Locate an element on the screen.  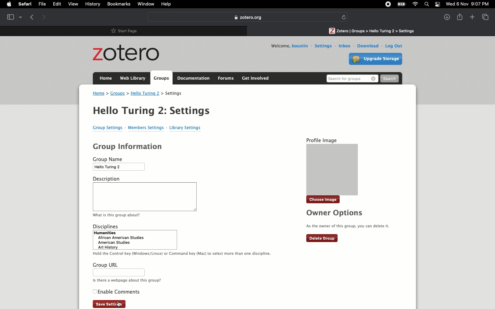
Date/time is located at coordinates (469, 4).